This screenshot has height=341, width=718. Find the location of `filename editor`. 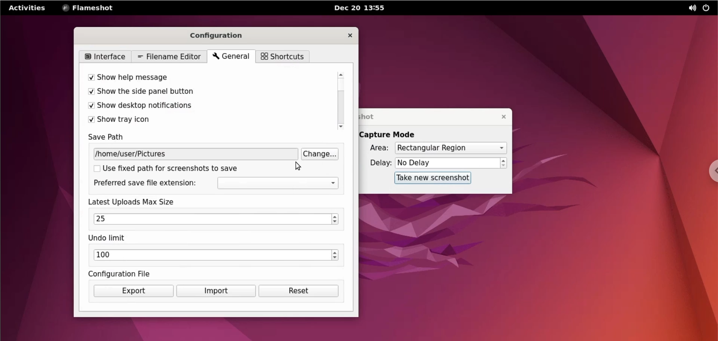

filename editor is located at coordinates (168, 56).